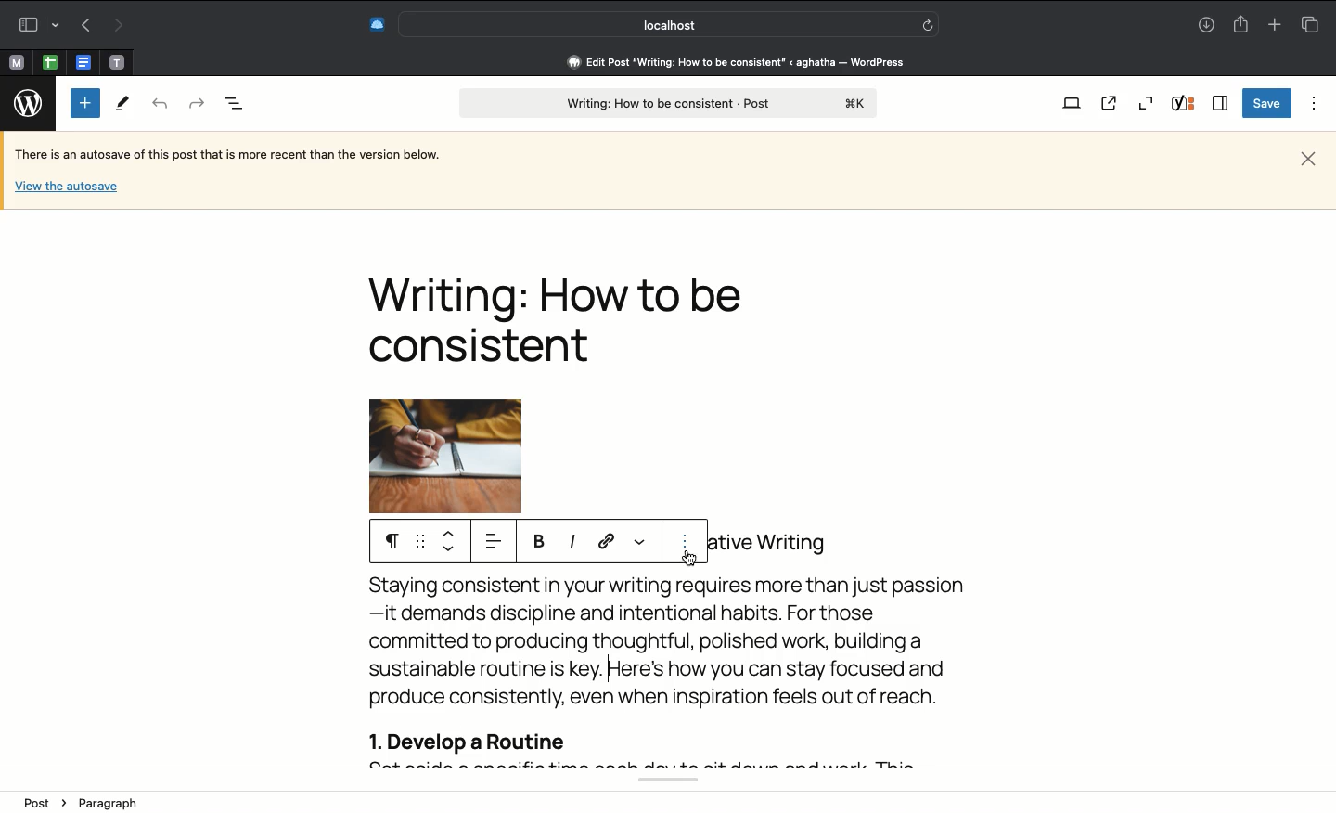 This screenshot has width=1336, height=813. Describe the element at coordinates (49, 59) in the screenshot. I see `pinned tab, google sheet` at that location.